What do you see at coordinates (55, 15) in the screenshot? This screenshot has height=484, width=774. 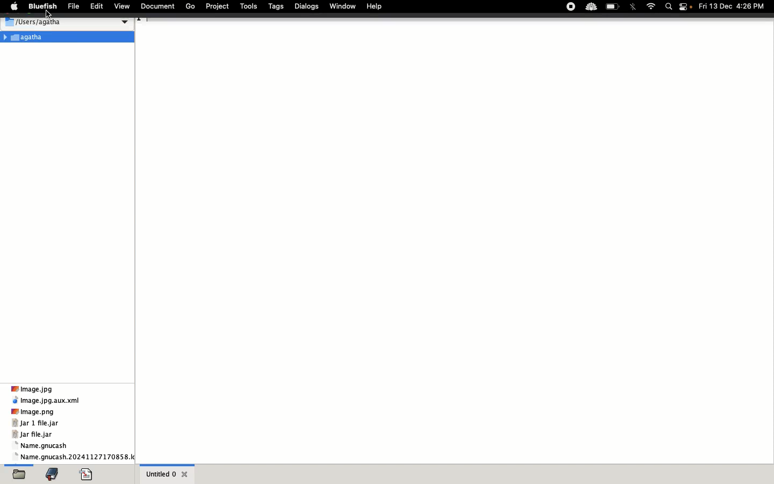 I see `cursor` at bounding box center [55, 15].